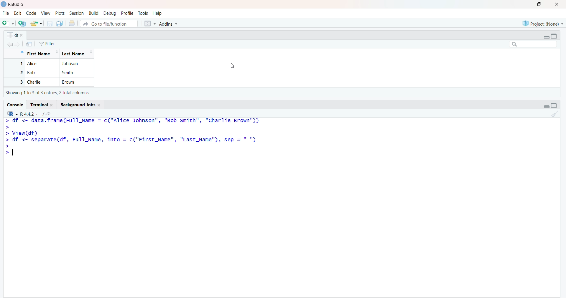 The image size is (566, 298). What do you see at coordinates (539, 5) in the screenshot?
I see `Maximize` at bounding box center [539, 5].